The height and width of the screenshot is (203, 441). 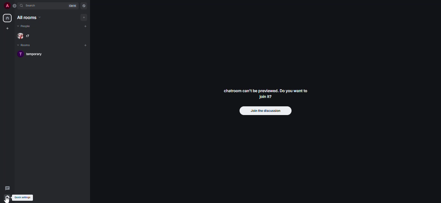 What do you see at coordinates (7, 28) in the screenshot?
I see `create space` at bounding box center [7, 28].